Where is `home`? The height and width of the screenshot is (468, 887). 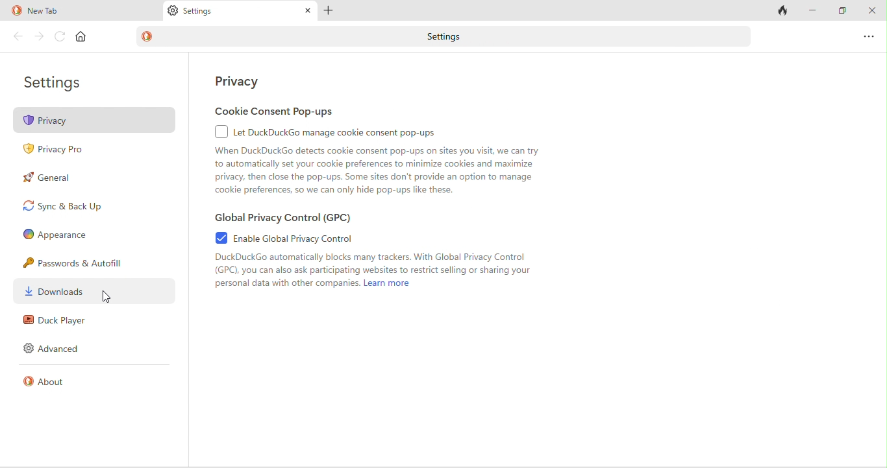
home is located at coordinates (81, 38).